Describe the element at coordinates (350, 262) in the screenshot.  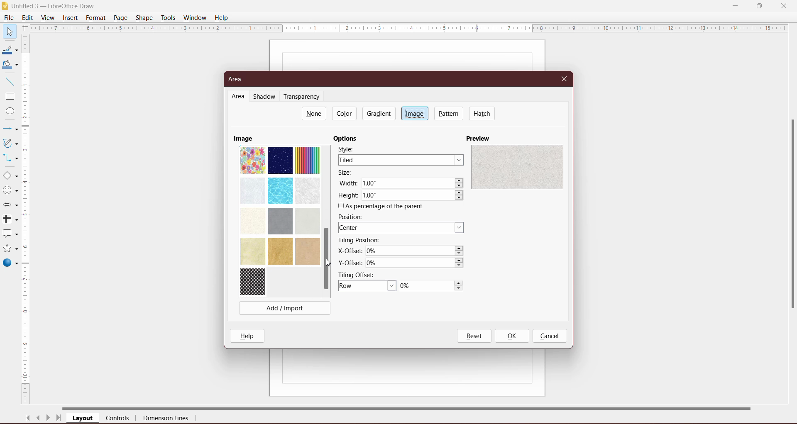
I see `Y-Offset` at that location.